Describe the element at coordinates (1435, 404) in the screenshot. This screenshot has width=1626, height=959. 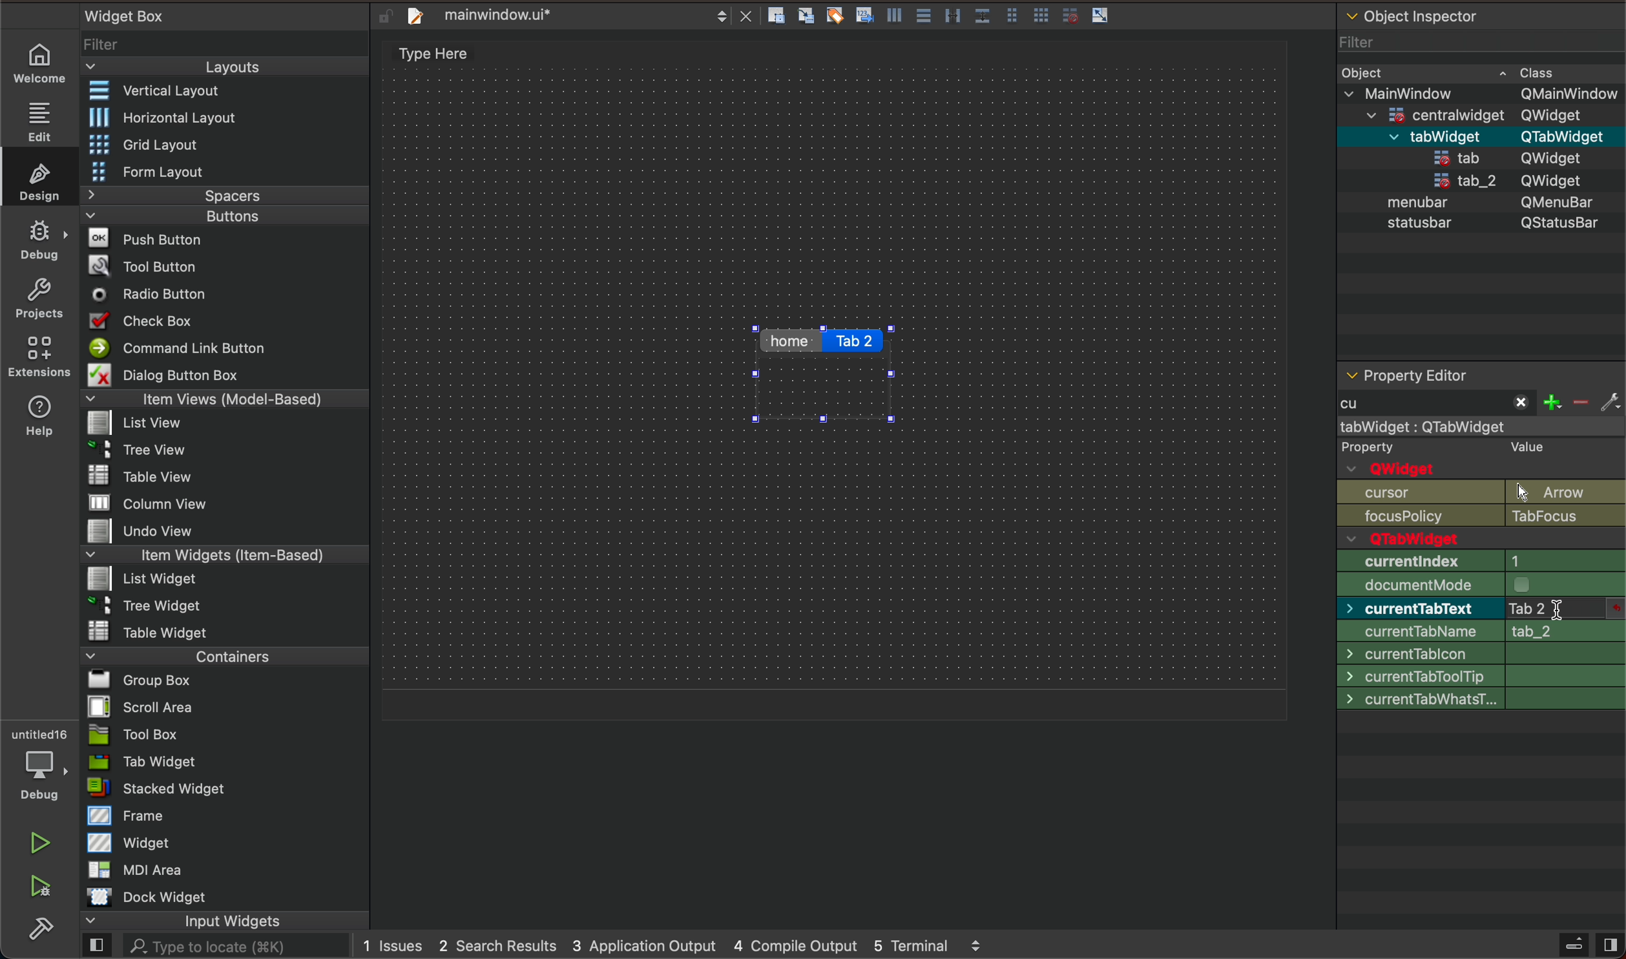
I see `typed cu` at that location.